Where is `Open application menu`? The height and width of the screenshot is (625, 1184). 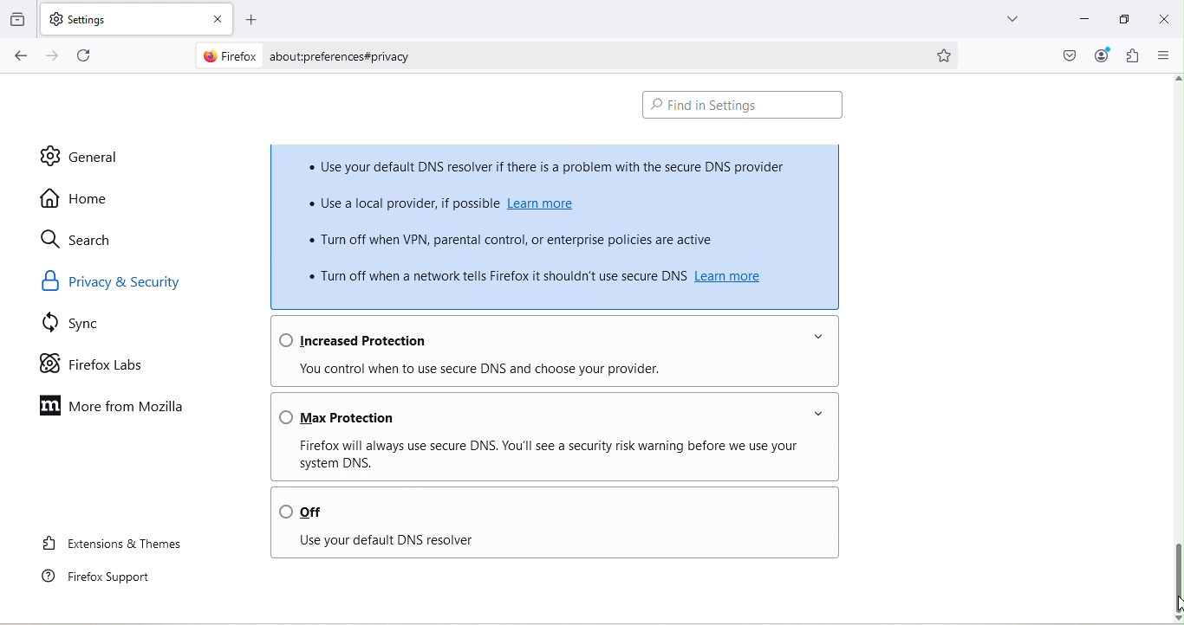
Open application menu is located at coordinates (1162, 55).